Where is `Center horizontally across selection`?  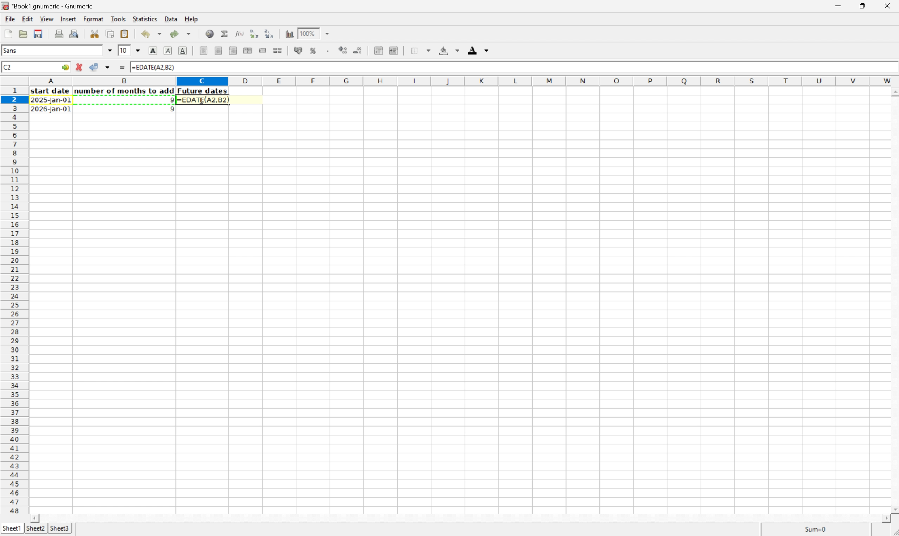
Center horizontally across selection is located at coordinates (249, 51).